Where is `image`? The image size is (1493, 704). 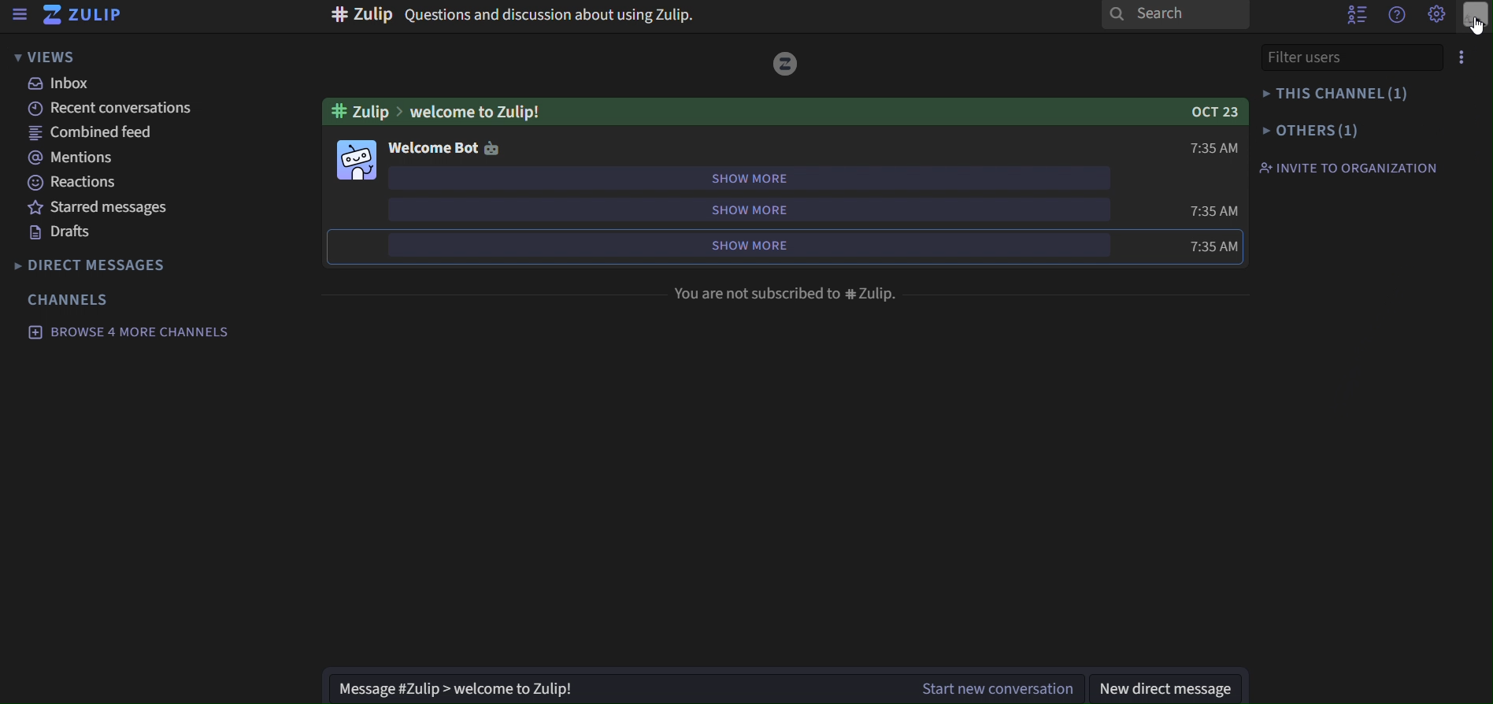
image is located at coordinates (786, 63).